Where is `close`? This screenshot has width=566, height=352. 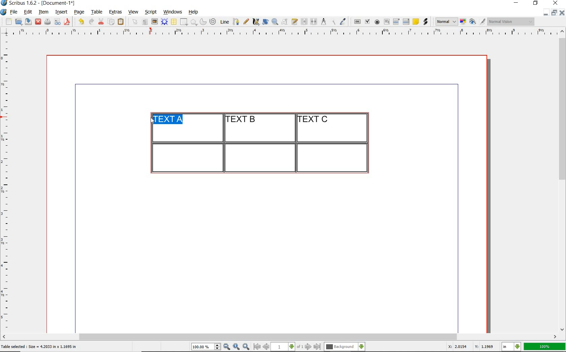
close is located at coordinates (38, 22).